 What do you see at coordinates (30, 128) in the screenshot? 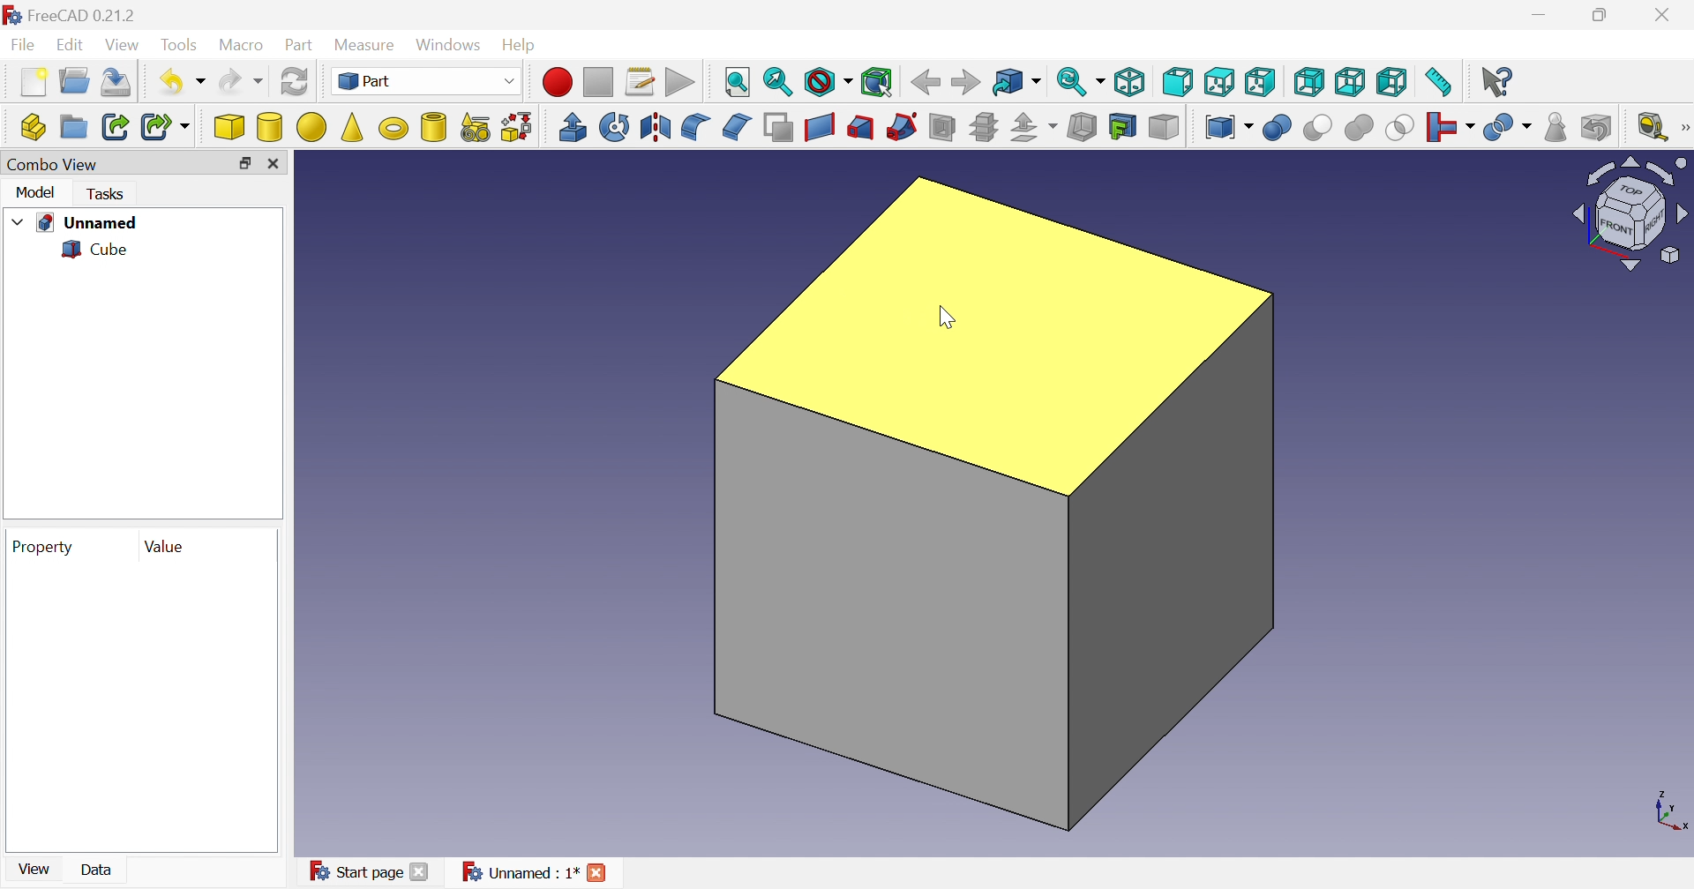
I see `Create part` at bounding box center [30, 128].